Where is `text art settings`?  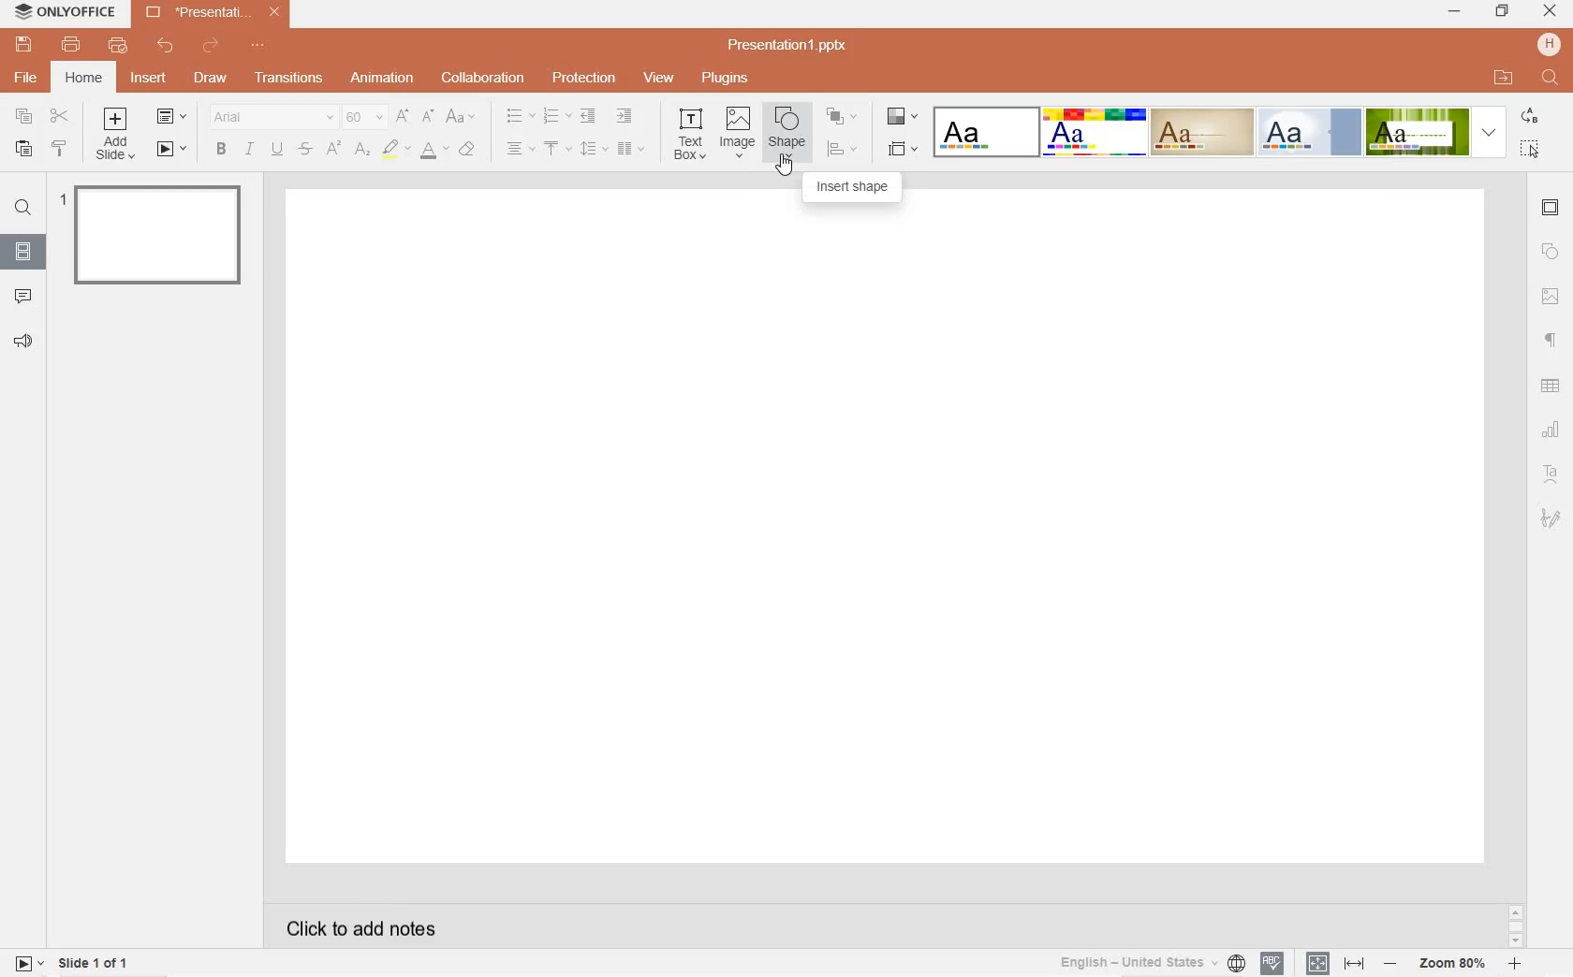
text art settings is located at coordinates (1549, 472).